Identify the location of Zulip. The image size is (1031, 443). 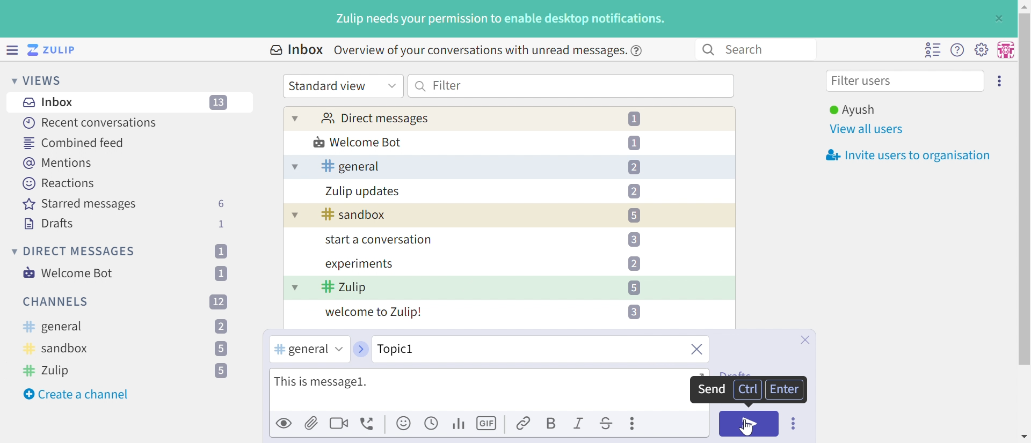
(49, 370).